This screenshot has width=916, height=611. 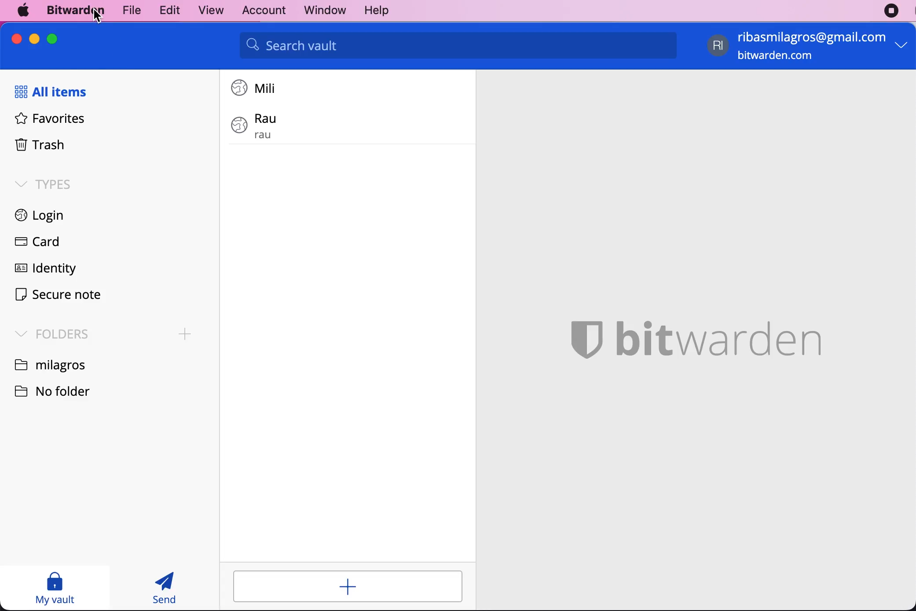 What do you see at coordinates (17, 39) in the screenshot?
I see `close` at bounding box center [17, 39].